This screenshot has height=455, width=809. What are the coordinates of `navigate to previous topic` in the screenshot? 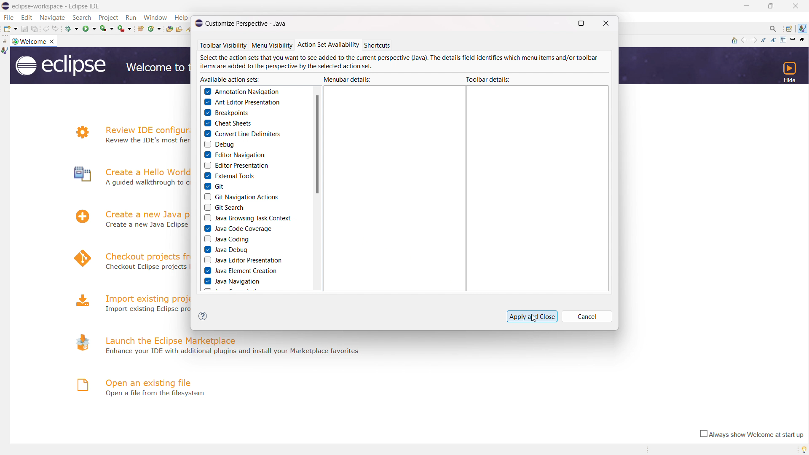 It's located at (744, 40).